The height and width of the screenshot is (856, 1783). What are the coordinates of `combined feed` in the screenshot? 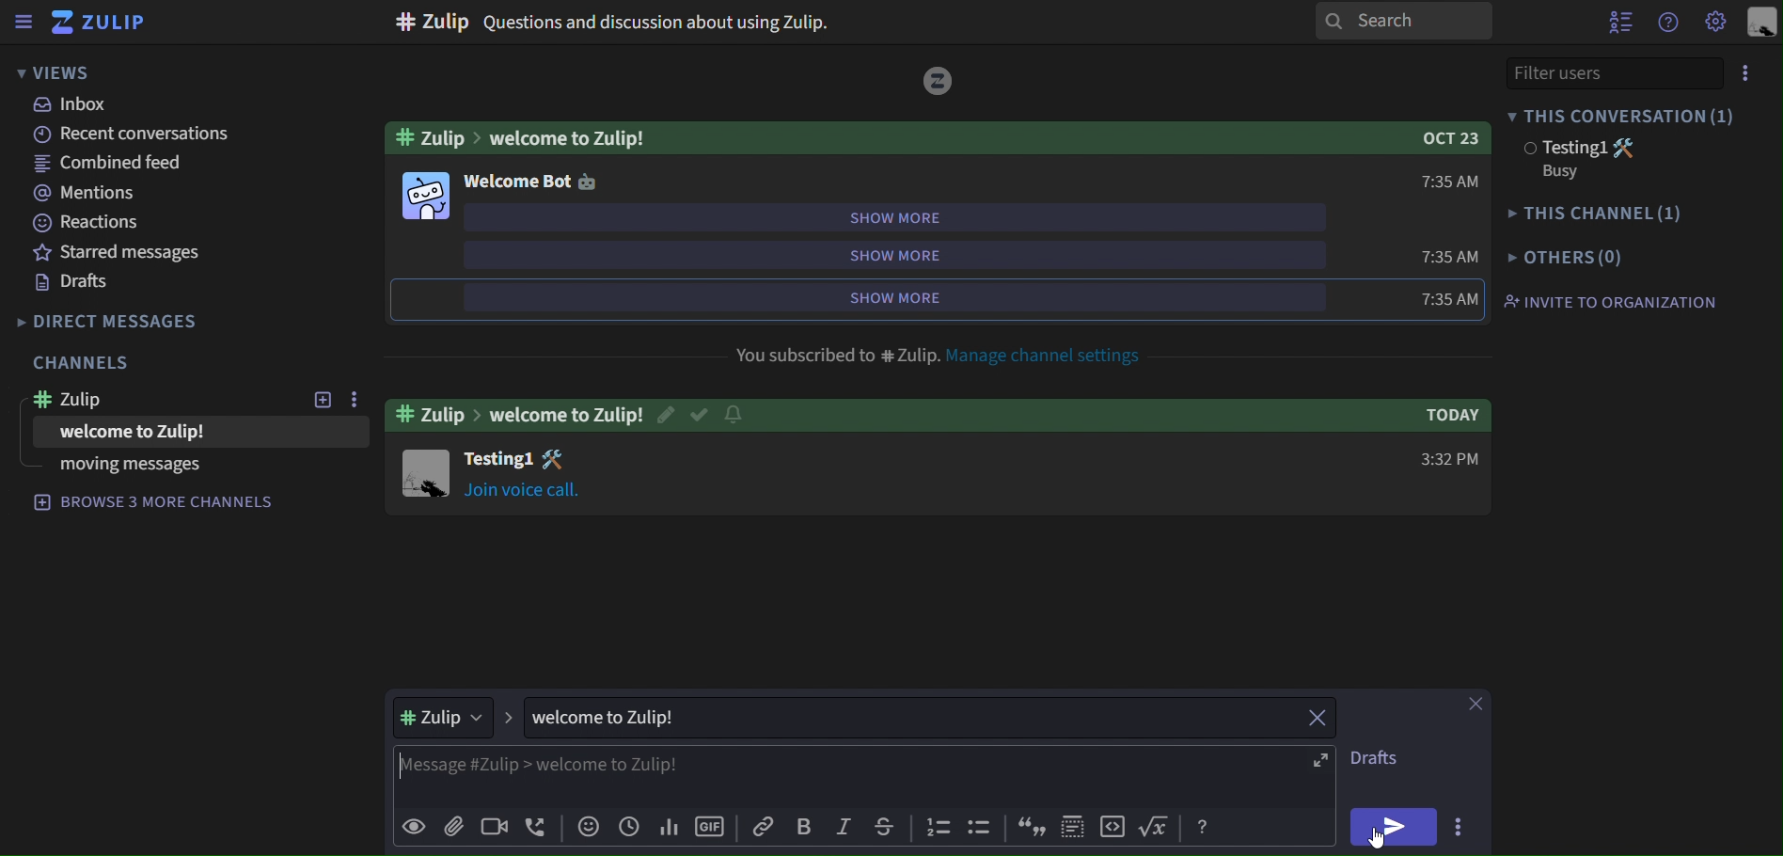 It's located at (111, 166).